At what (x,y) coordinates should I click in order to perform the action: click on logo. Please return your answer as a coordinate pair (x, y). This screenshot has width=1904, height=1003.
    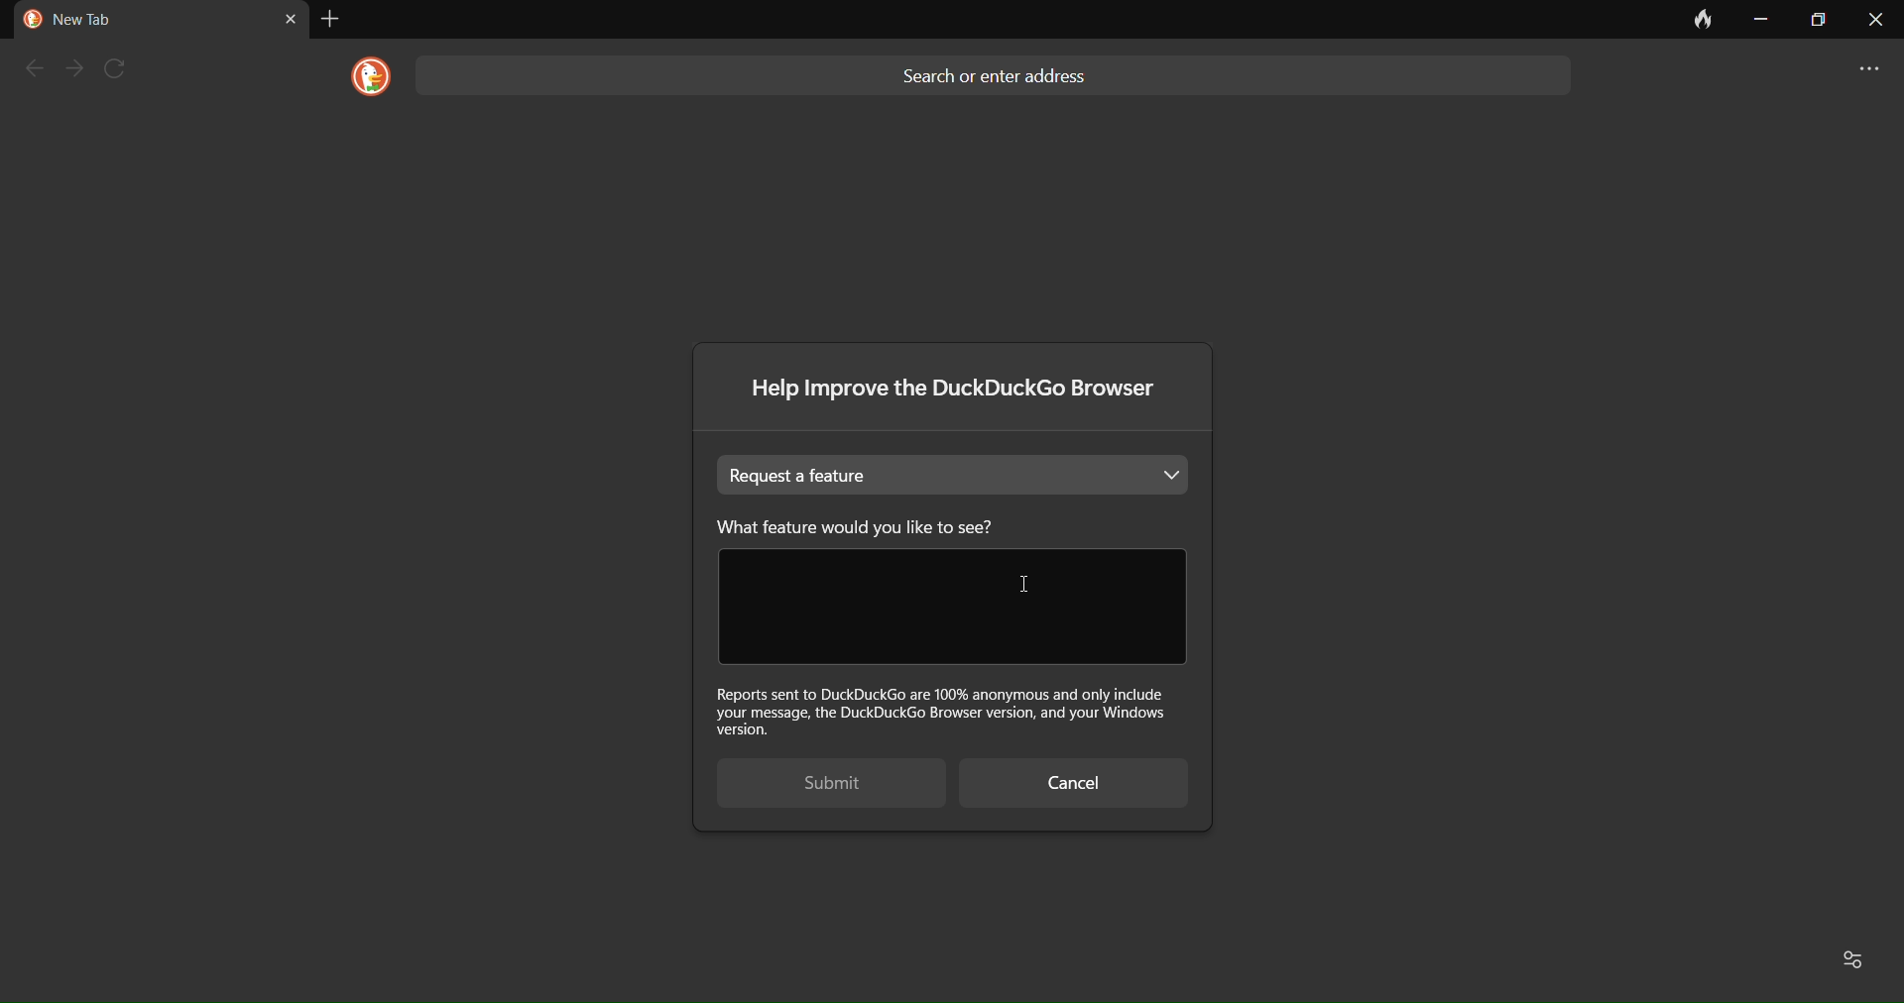
    Looking at the image, I should click on (364, 77).